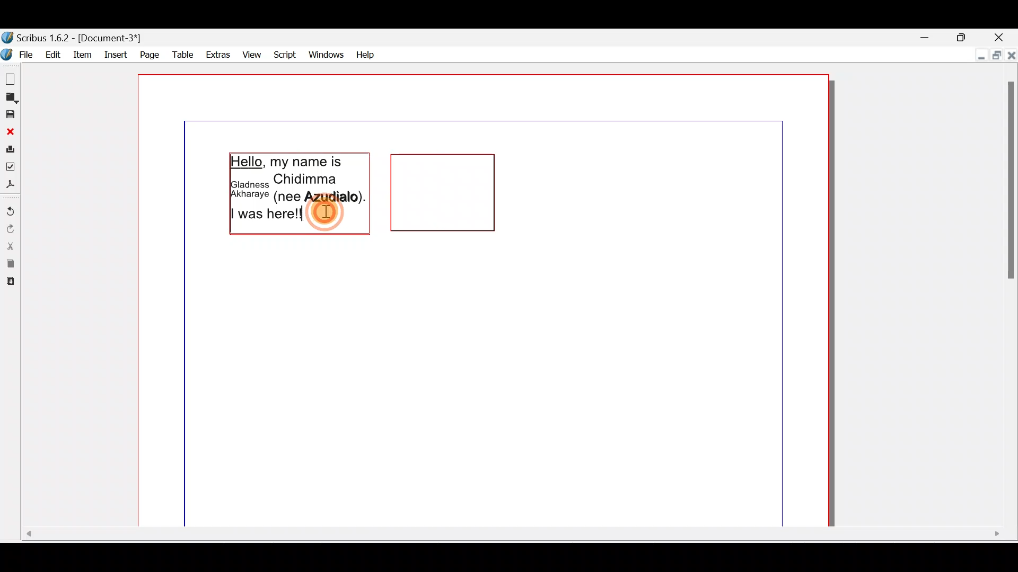 The width and height of the screenshot is (1018, 572). What do you see at coordinates (327, 53) in the screenshot?
I see `Windows` at bounding box center [327, 53].